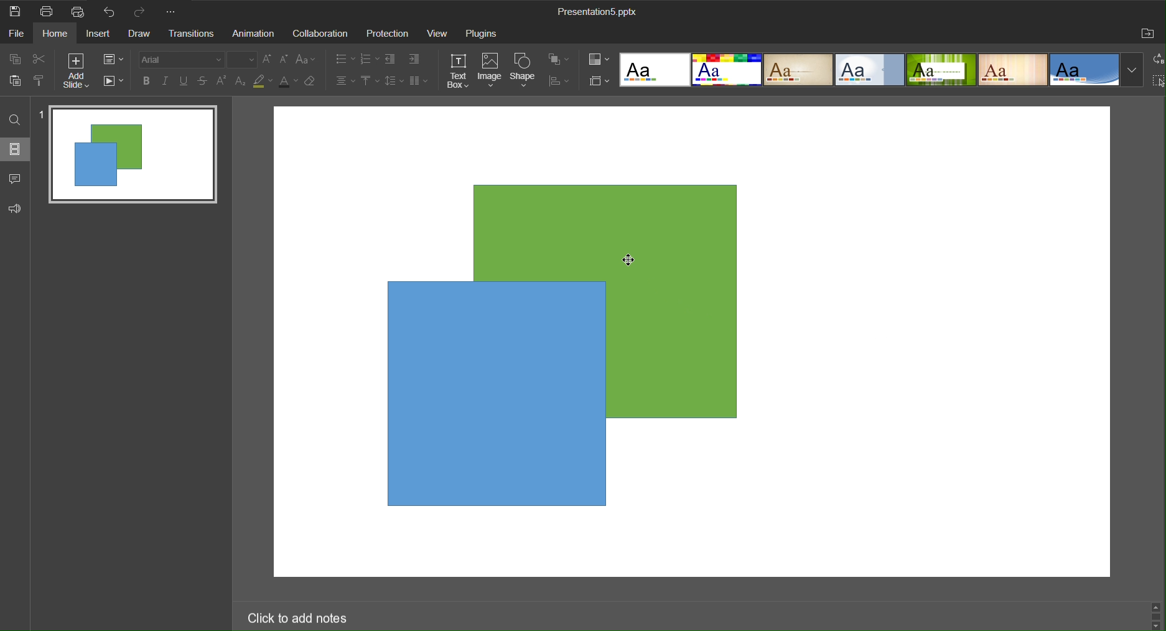 This screenshot has height=631, width=1166. Describe the element at coordinates (40, 58) in the screenshot. I see `Cut` at that location.